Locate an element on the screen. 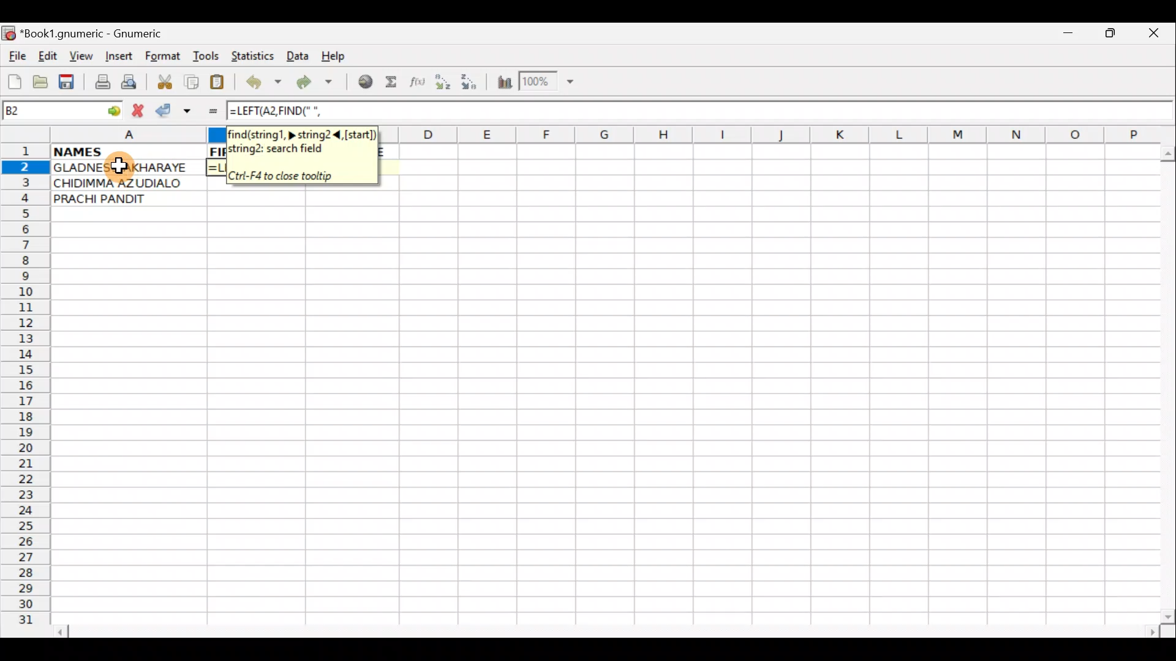 This screenshot has height=661, width=1176. Tools is located at coordinates (207, 56).